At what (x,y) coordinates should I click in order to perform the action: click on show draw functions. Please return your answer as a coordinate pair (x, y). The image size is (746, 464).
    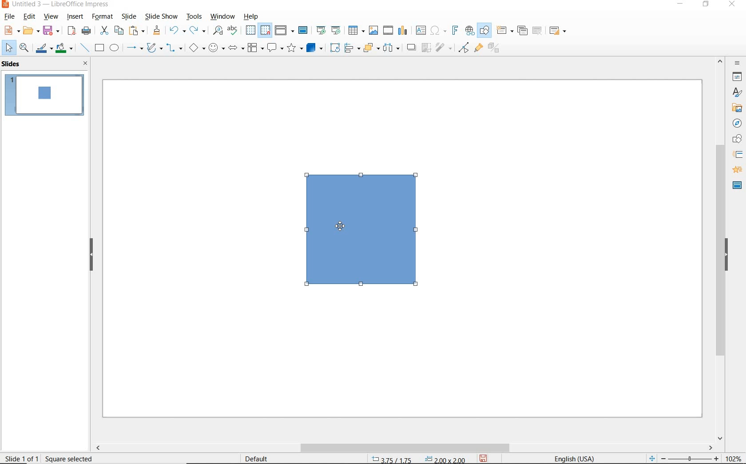
    Looking at the image, I should click on (485, 31).